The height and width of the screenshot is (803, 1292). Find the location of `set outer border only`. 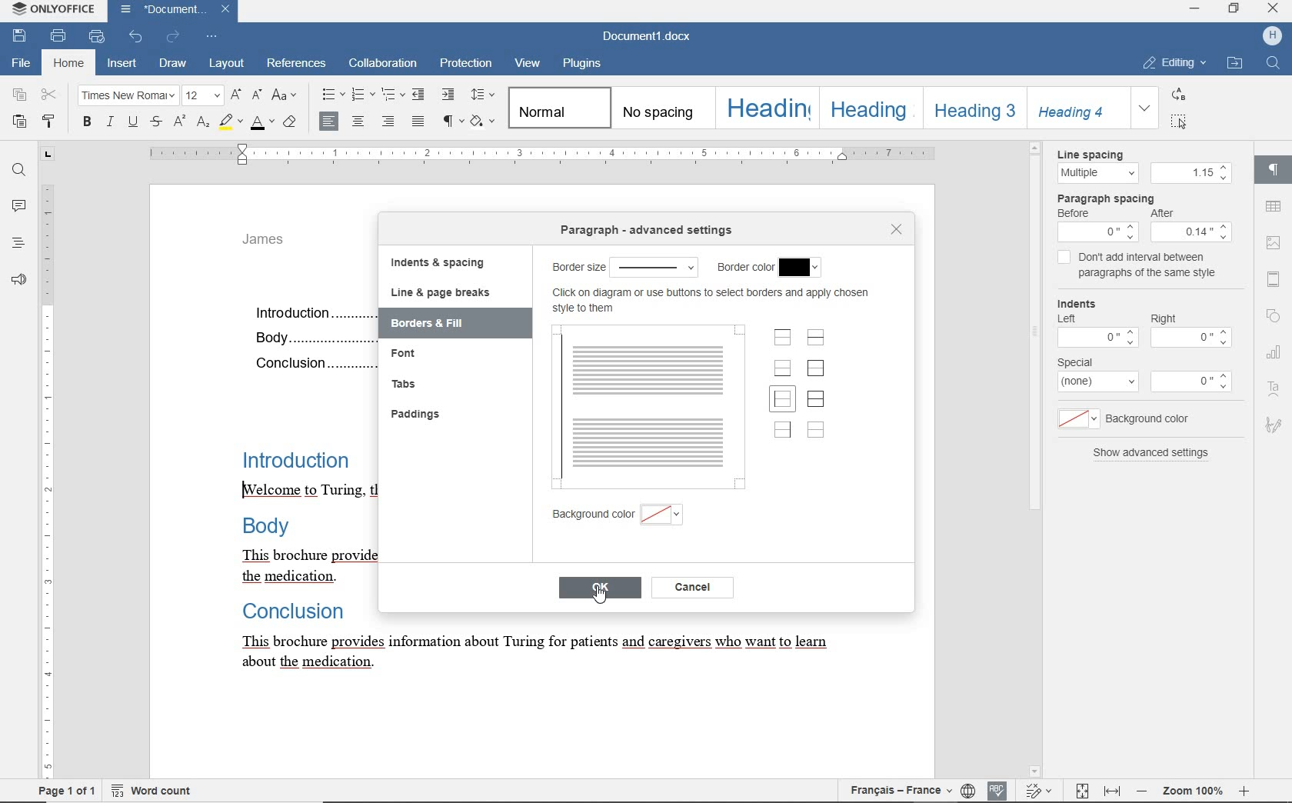

set outer border only is located at coordinates (815, 368).